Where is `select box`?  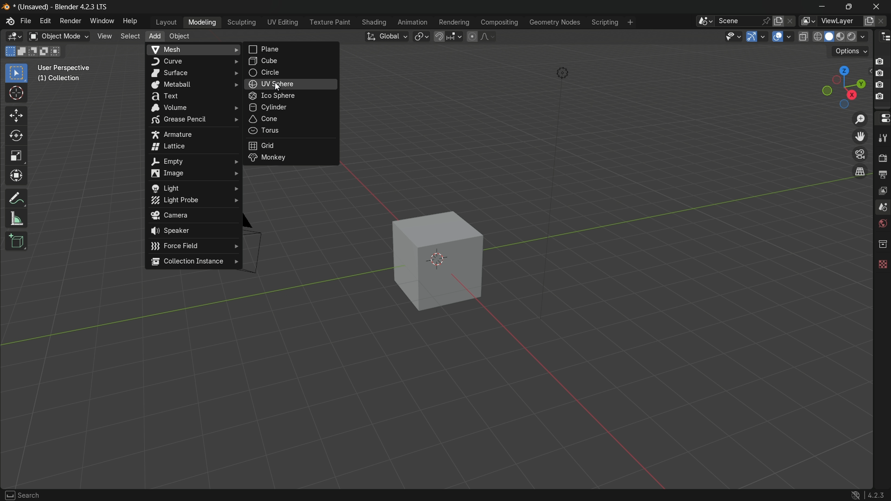
select box is located at coordinates (16, 73).